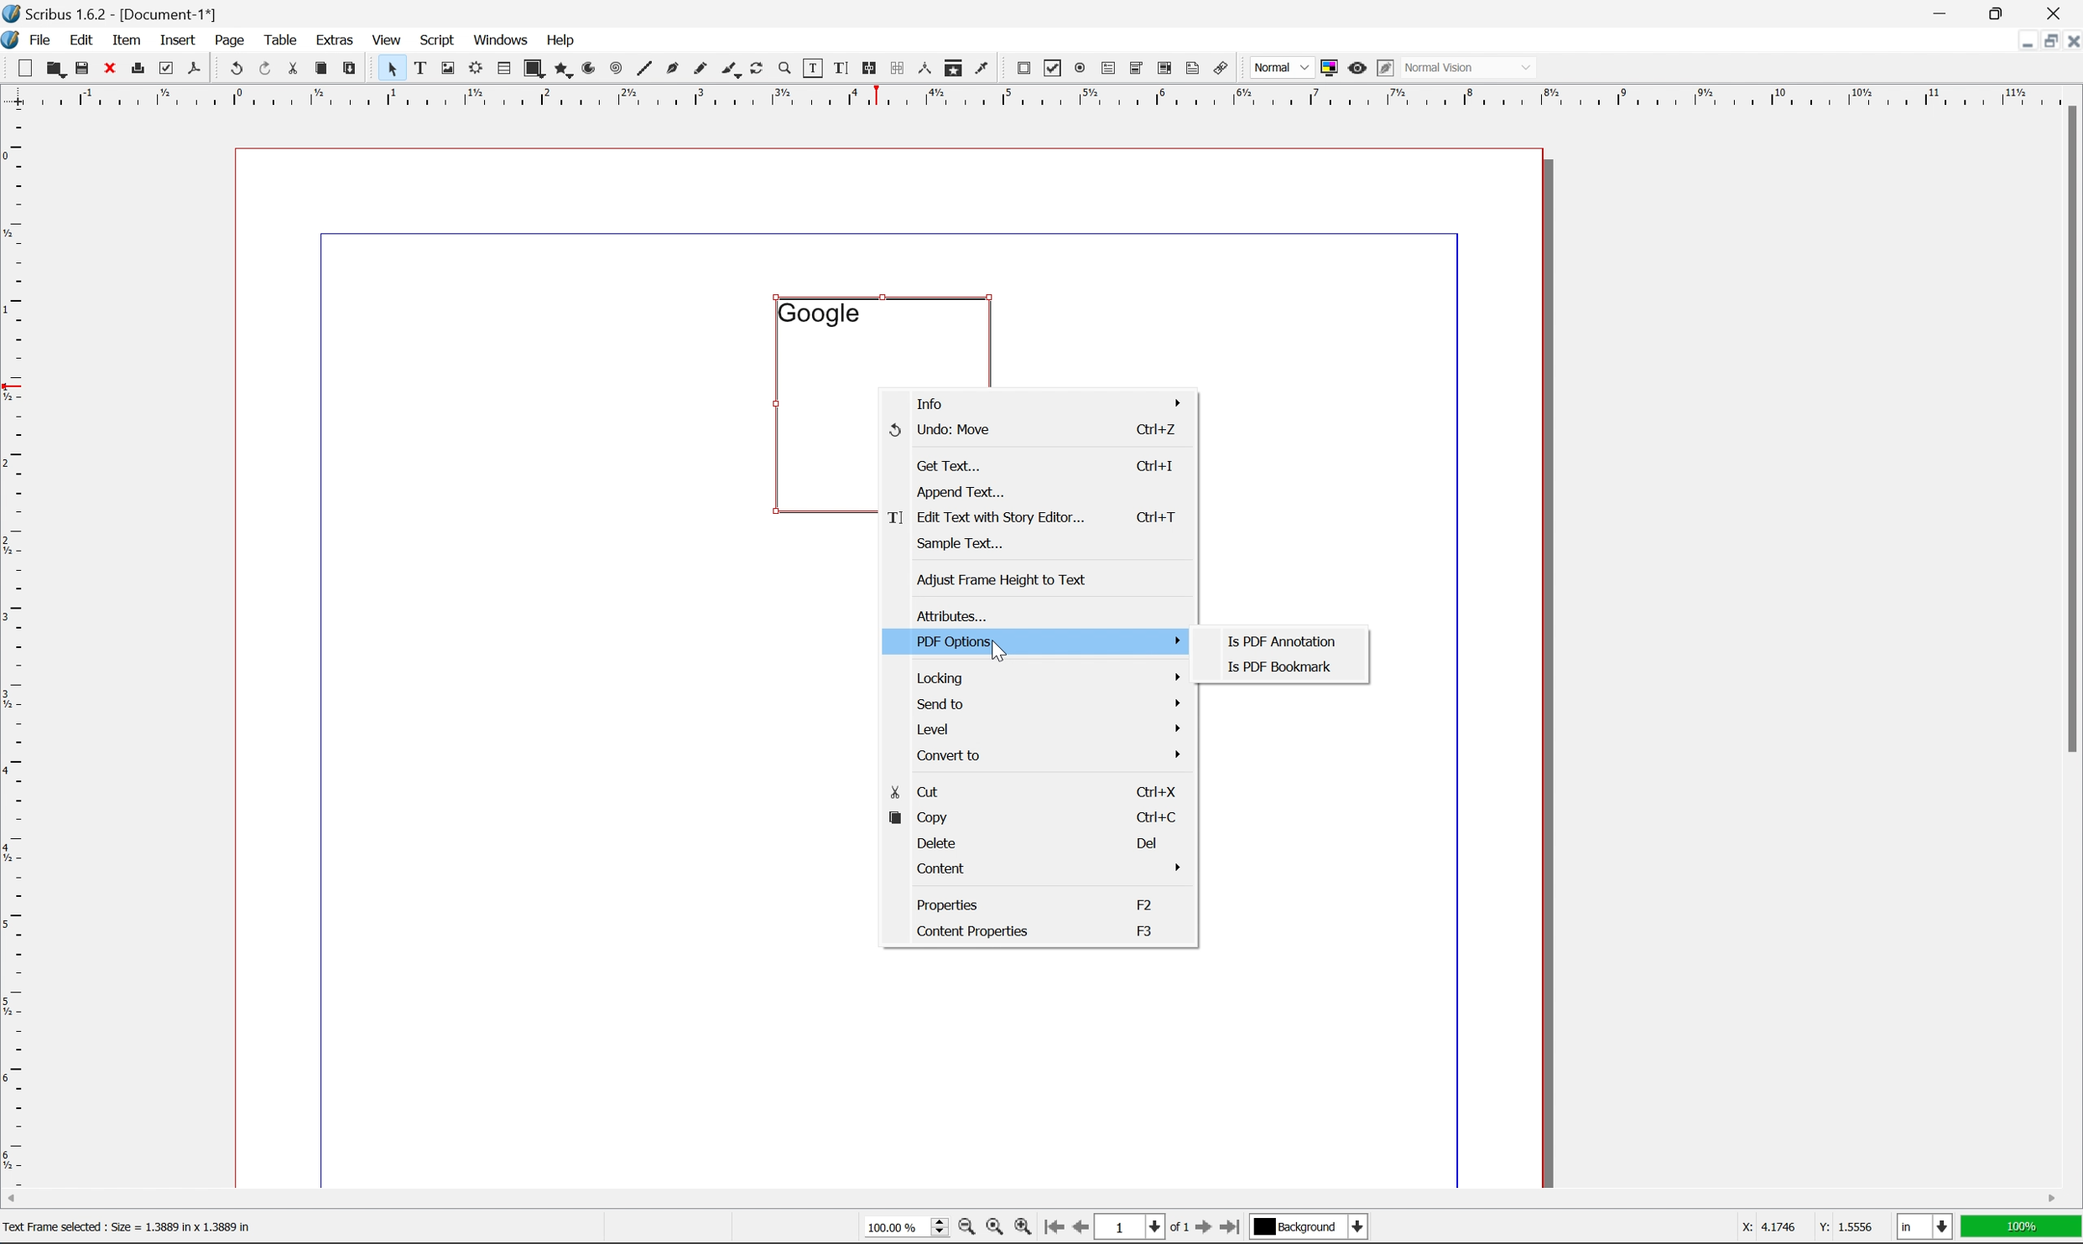 This screenshot has height=1244, width=2083. Describe the element at coordinates (757, 70) in the screenshot. I see `rotate item` at that location.